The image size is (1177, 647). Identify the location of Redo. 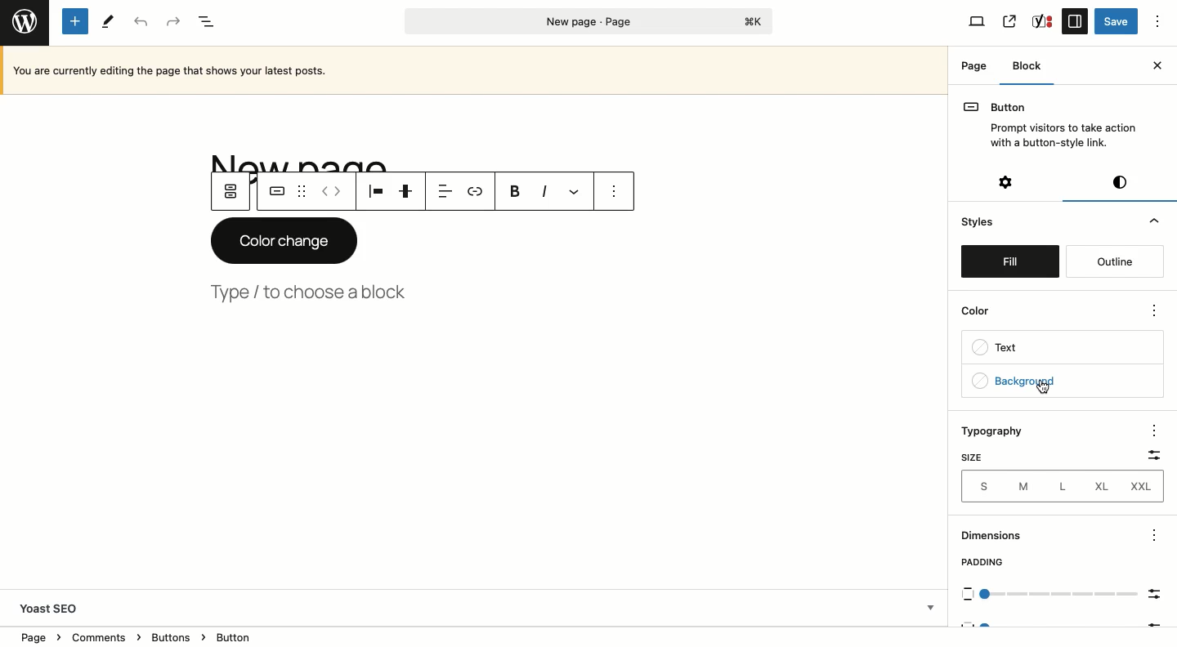
(172, 22).